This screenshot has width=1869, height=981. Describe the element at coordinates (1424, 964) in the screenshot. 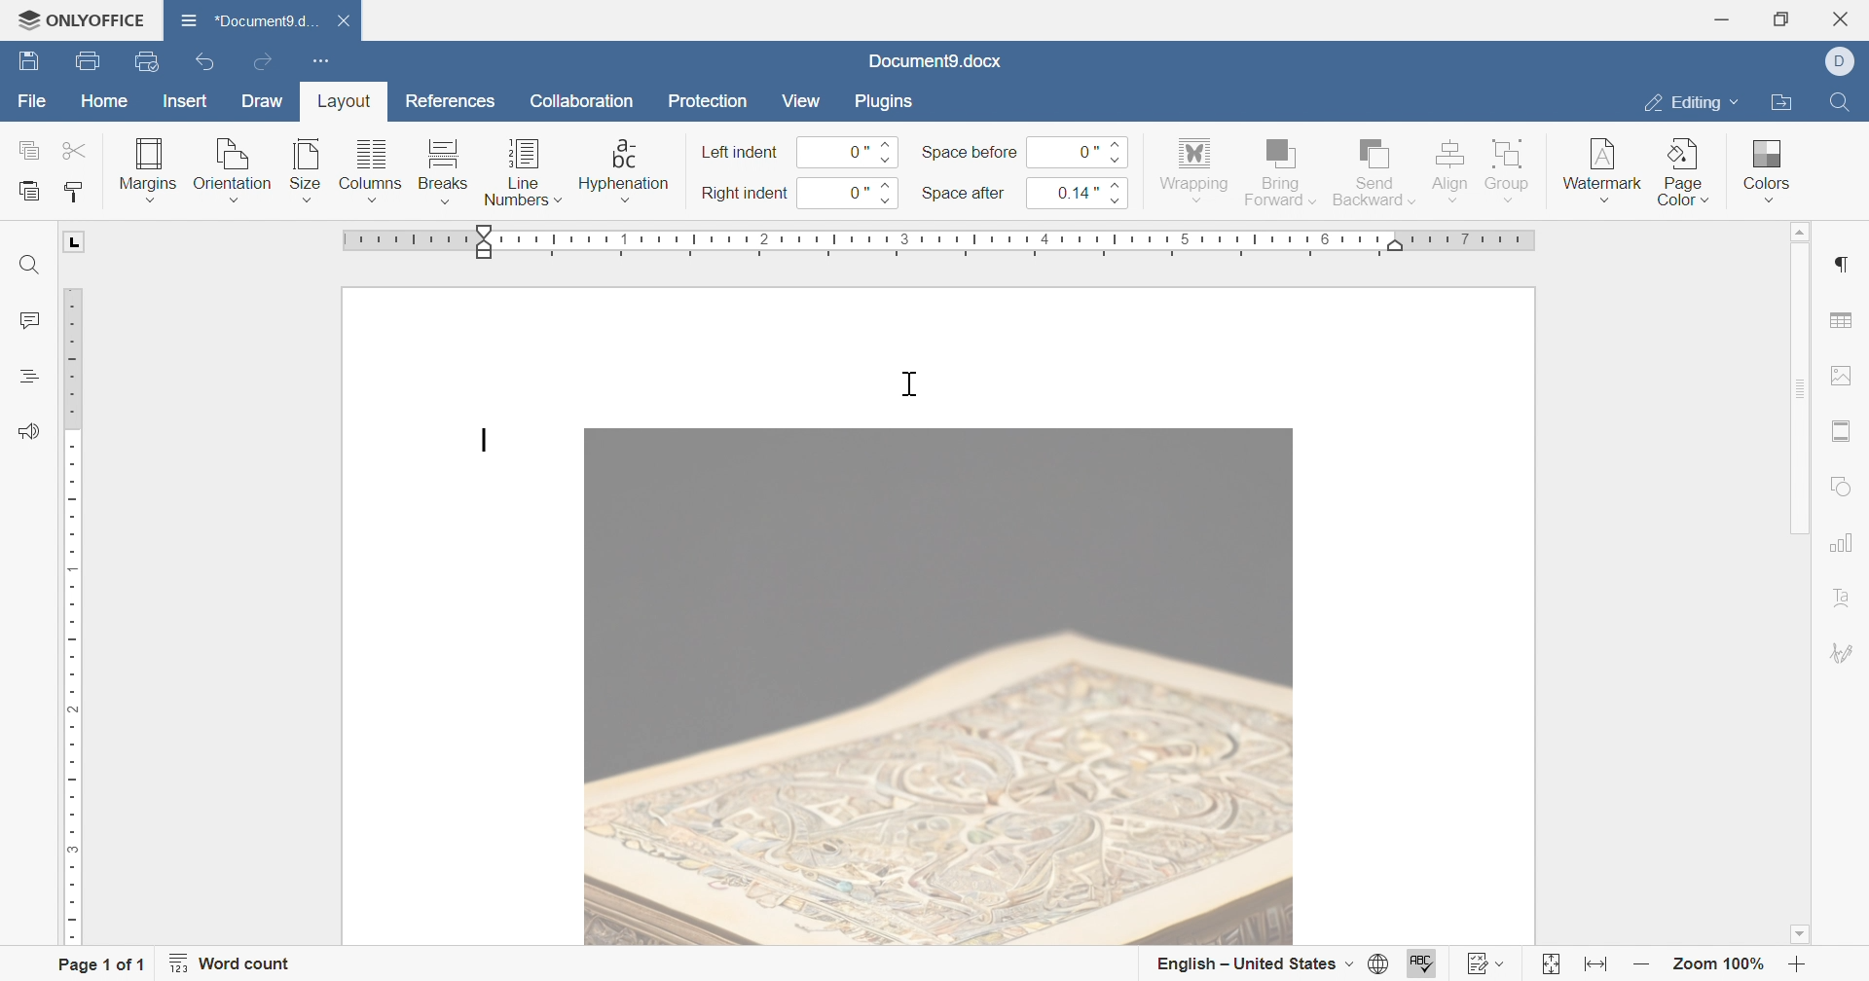

I see `spell checking` at that location.